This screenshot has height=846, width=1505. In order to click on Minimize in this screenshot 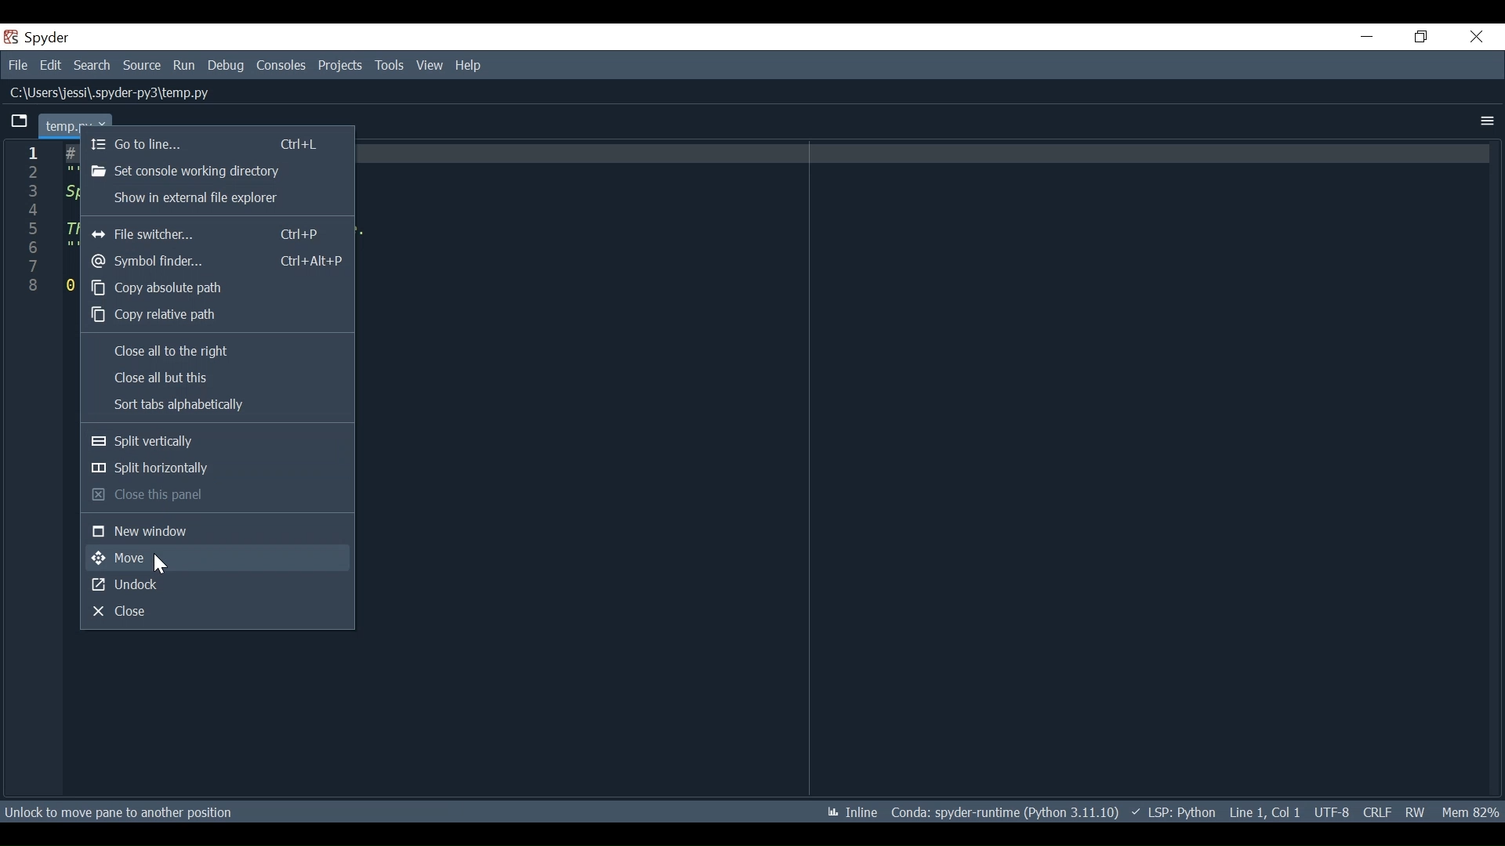, I will do `click(1369, 36)`.